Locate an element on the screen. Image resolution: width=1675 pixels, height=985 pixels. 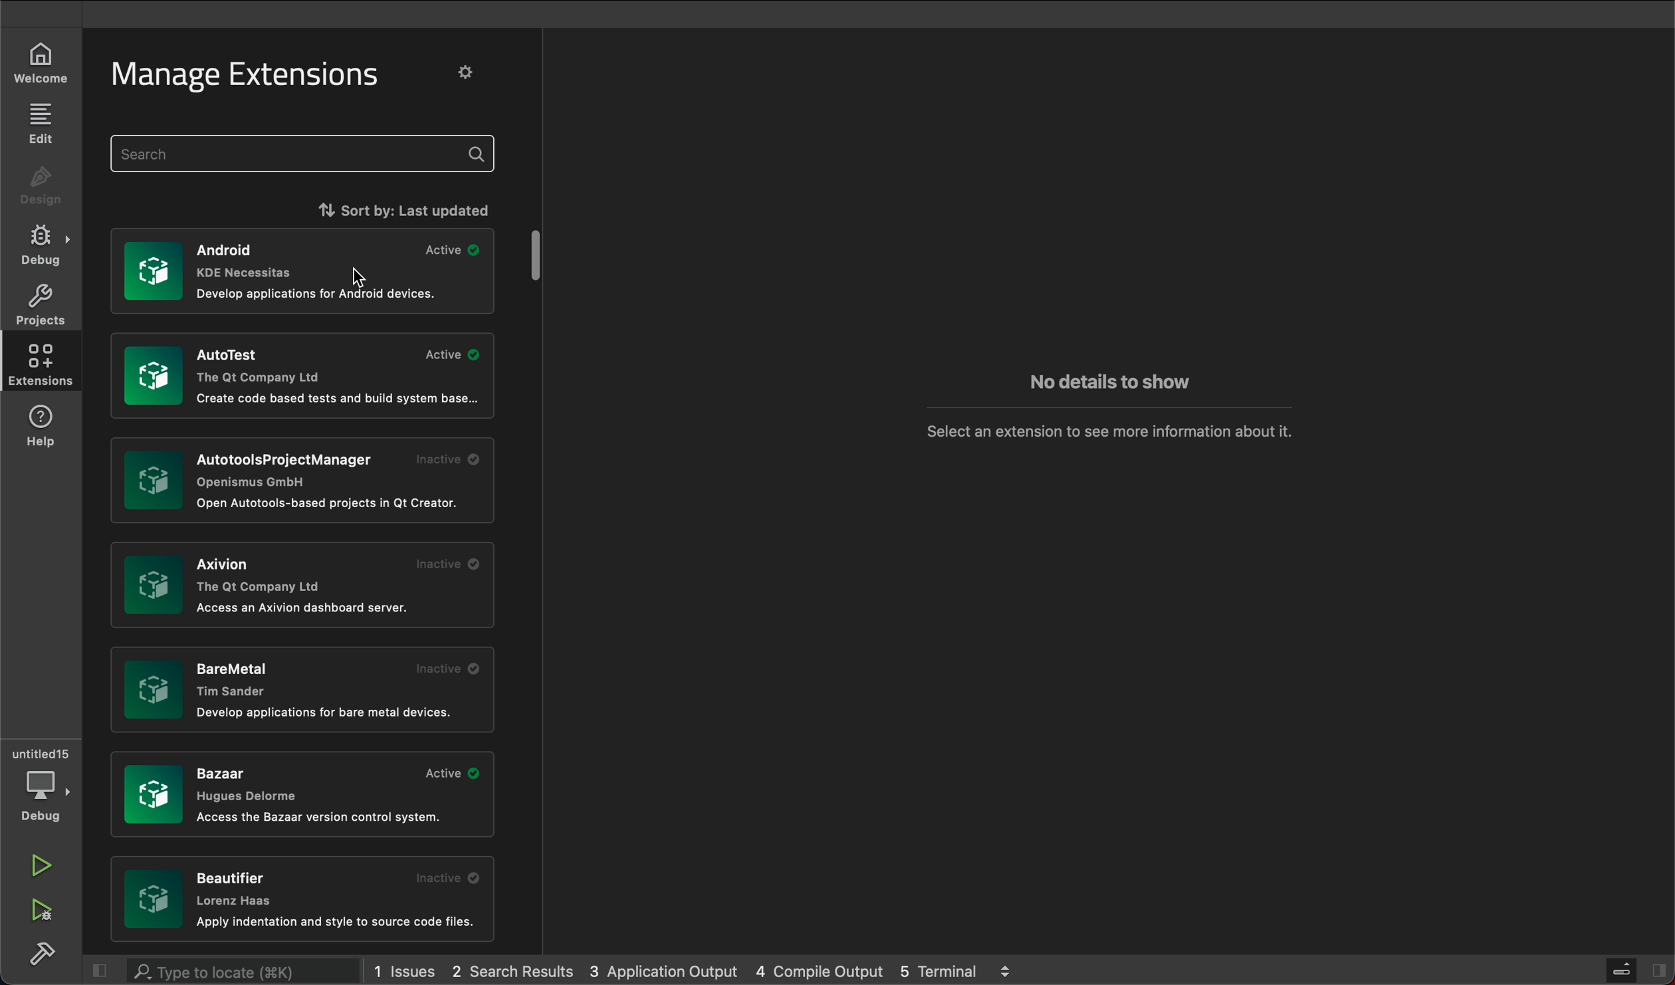
control panel is located at coordinates (1617, 968).